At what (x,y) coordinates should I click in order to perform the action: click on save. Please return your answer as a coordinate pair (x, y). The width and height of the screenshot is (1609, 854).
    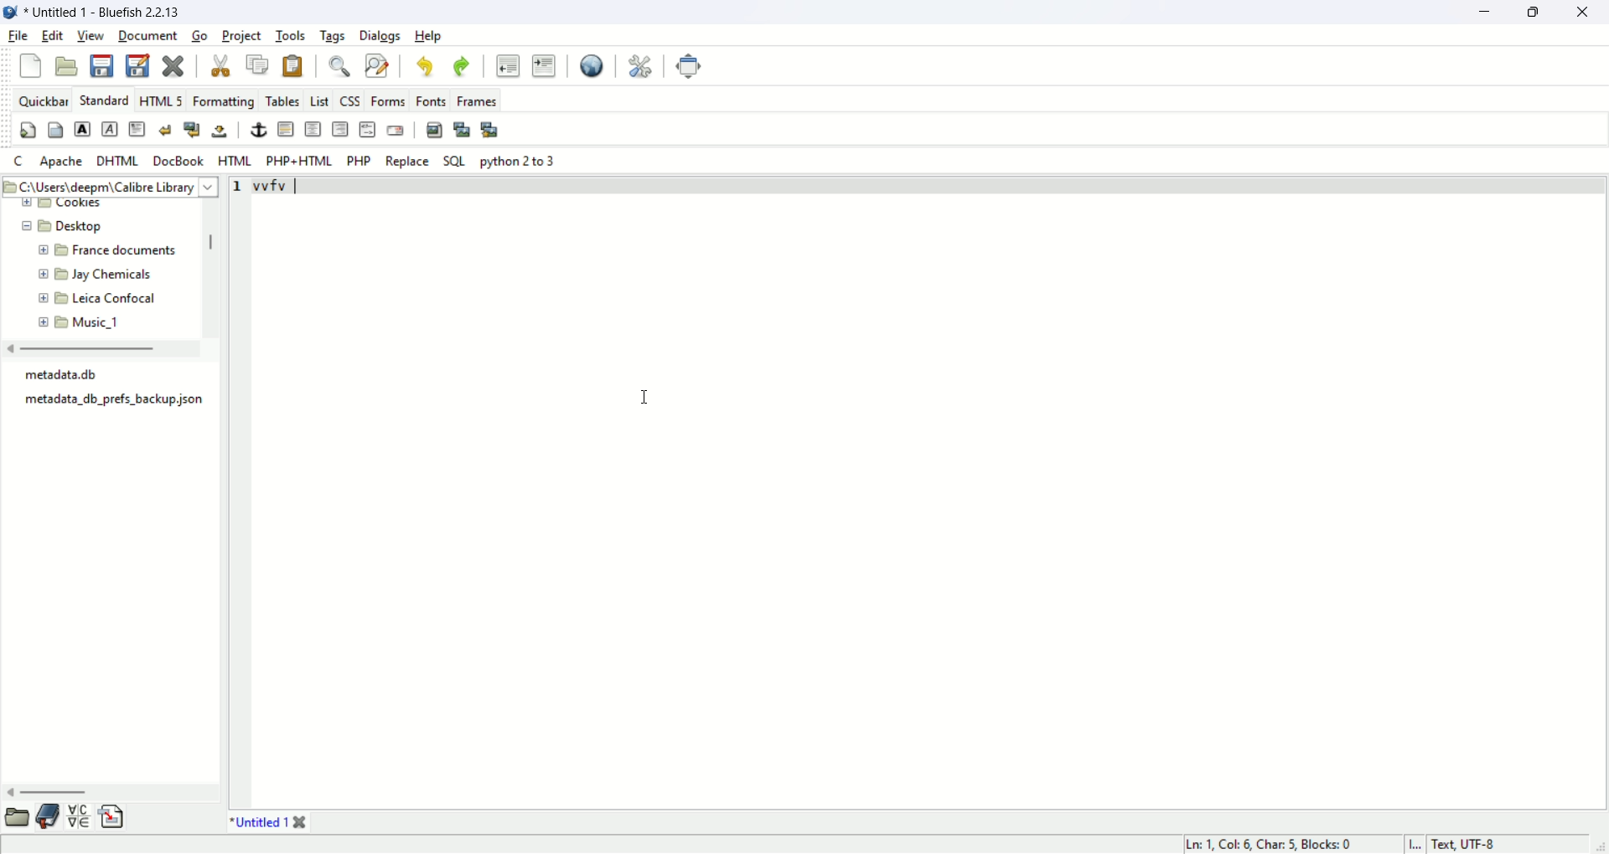
    Looking at the image, I should click on (102, 67).